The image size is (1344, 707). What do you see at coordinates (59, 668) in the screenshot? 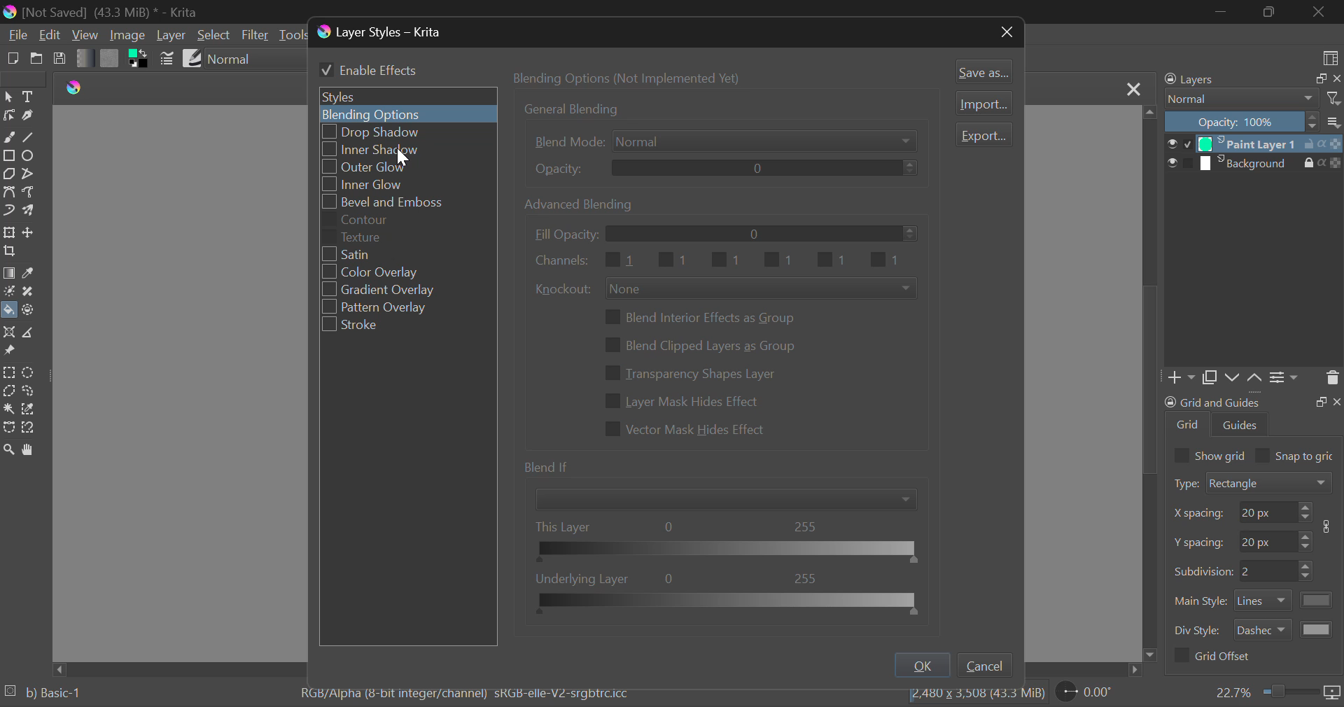
I see `move left` at bounding box center [59, 668].